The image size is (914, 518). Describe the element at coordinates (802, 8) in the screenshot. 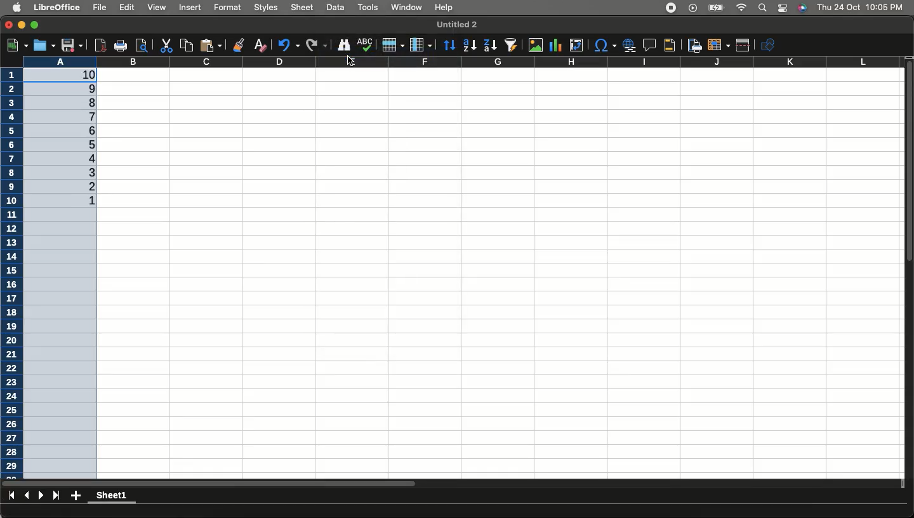

I see `Voice control` at that location.